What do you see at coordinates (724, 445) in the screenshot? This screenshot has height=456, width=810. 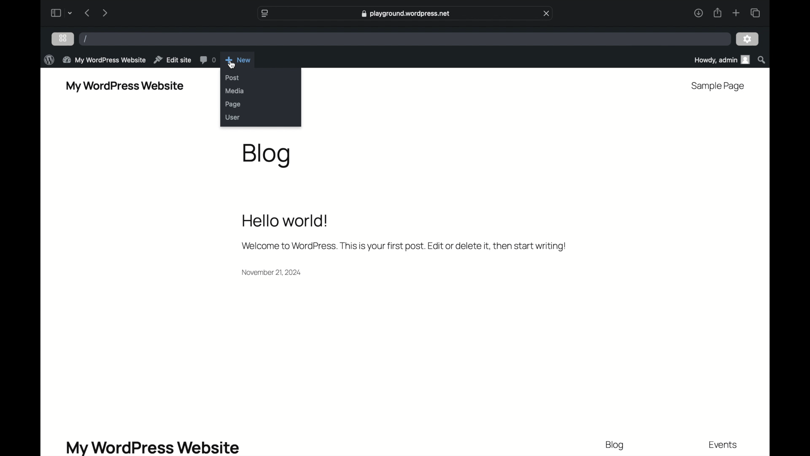 I see `events` at bounding box center [724, 445].